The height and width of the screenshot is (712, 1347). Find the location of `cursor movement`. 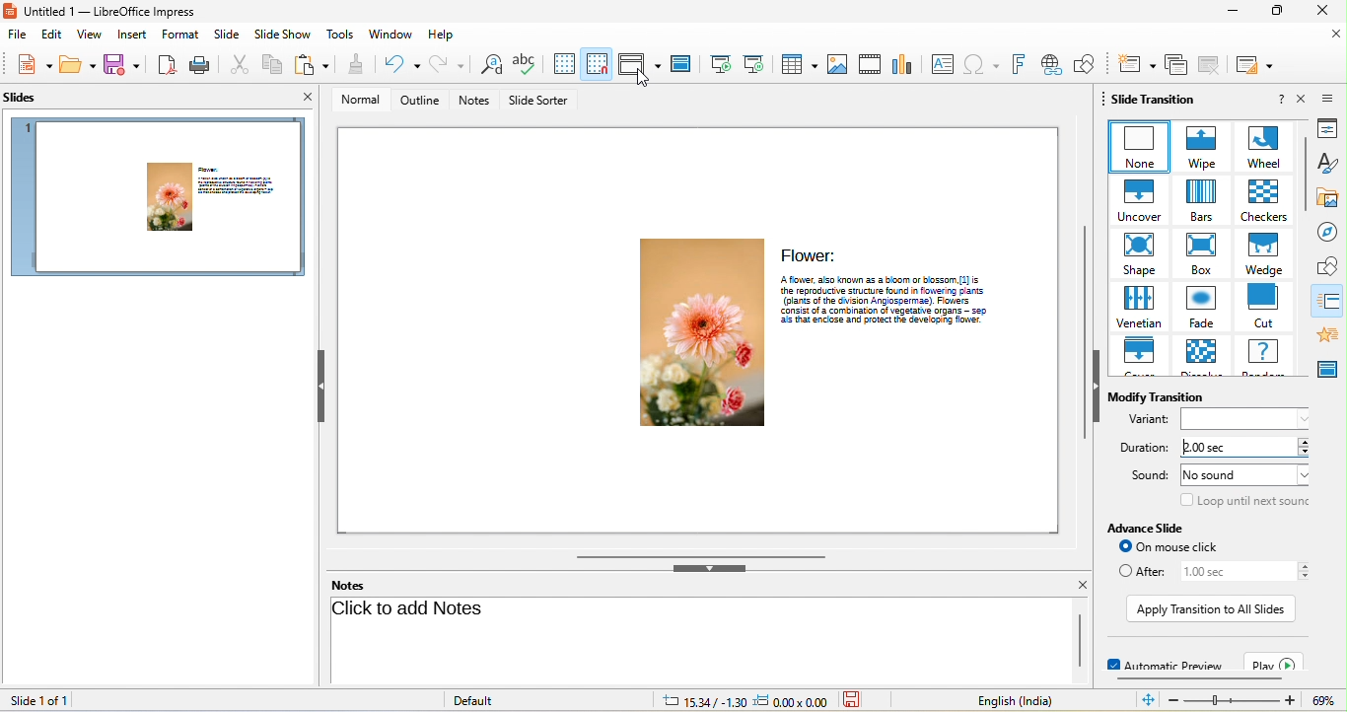

cursor movement is located at coordinates (644, 82).